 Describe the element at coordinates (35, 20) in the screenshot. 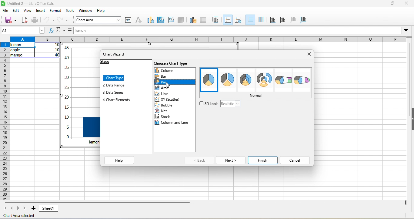

I see `print` at that location.